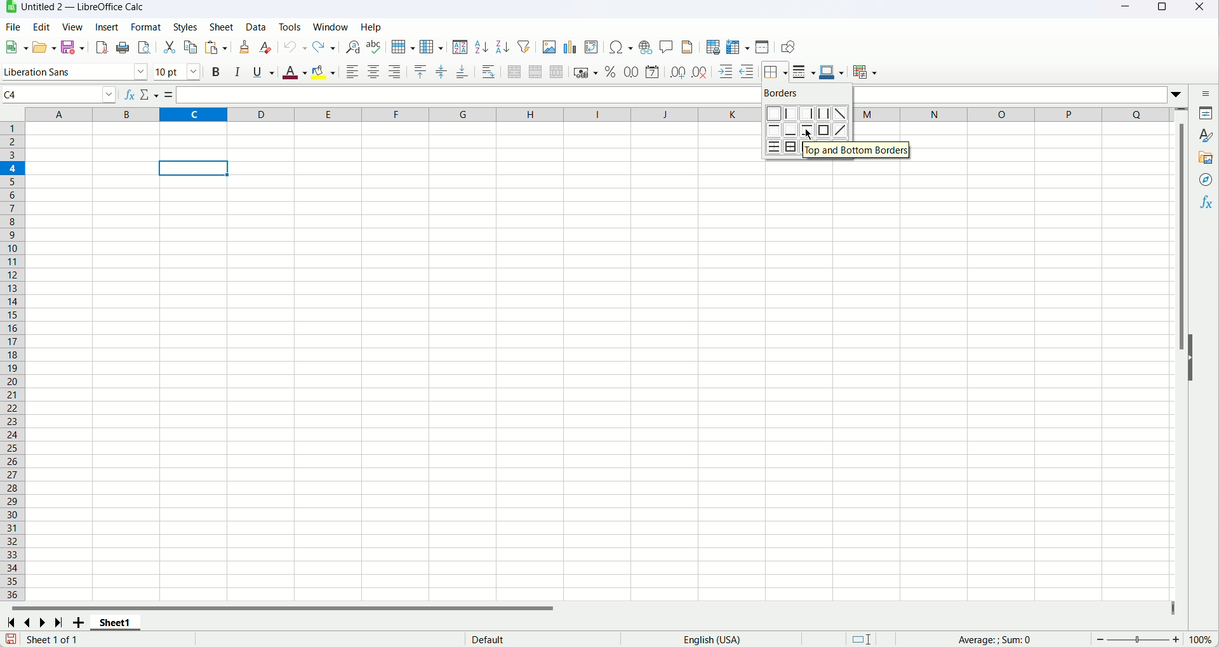  What do you see at coordinates (738, 47) in the screenshot?
I see `Freeze rows and column` at bounding box center [738, 47].